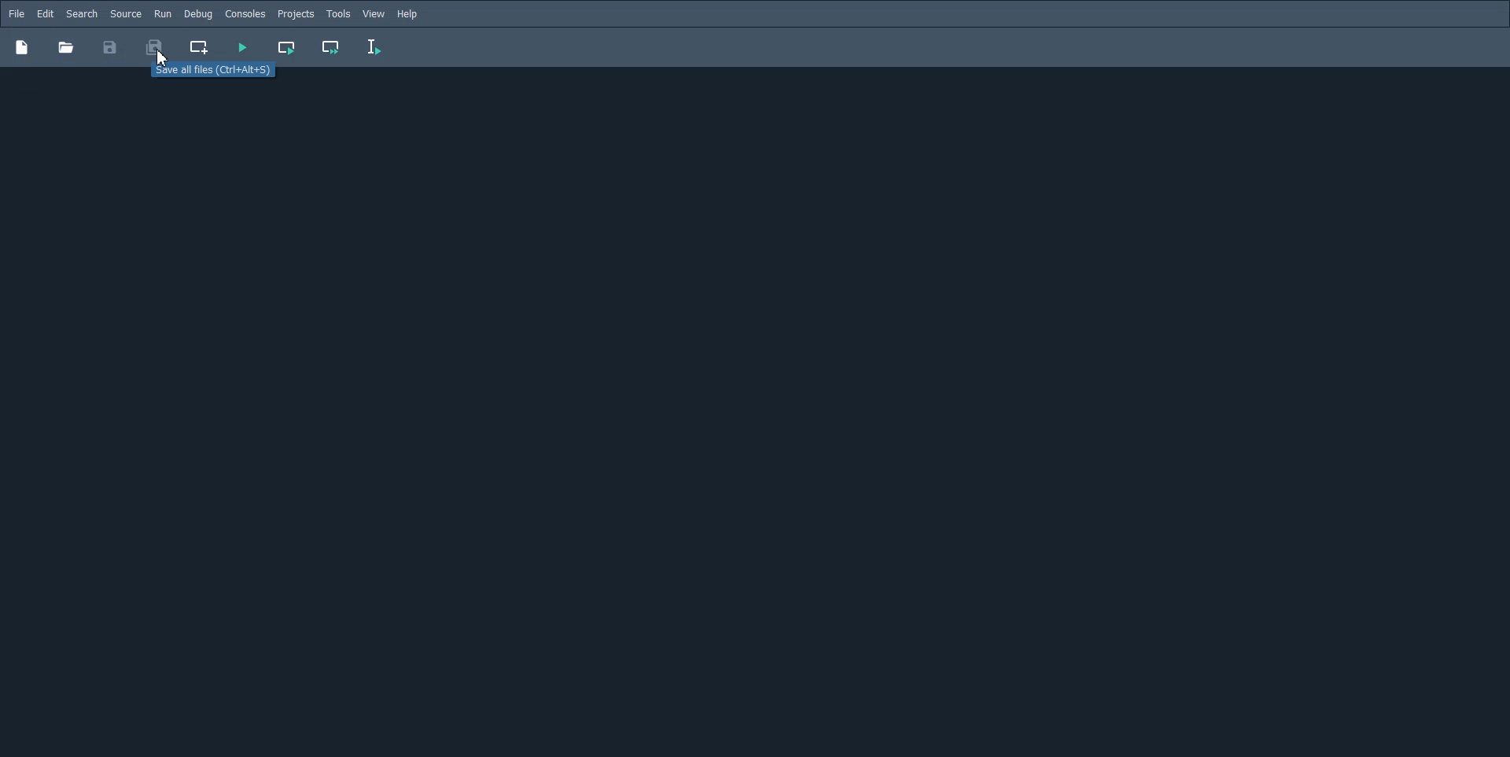 The height and width of the screenshot is (757, 1510). I want to click on File, so click(17, 13).